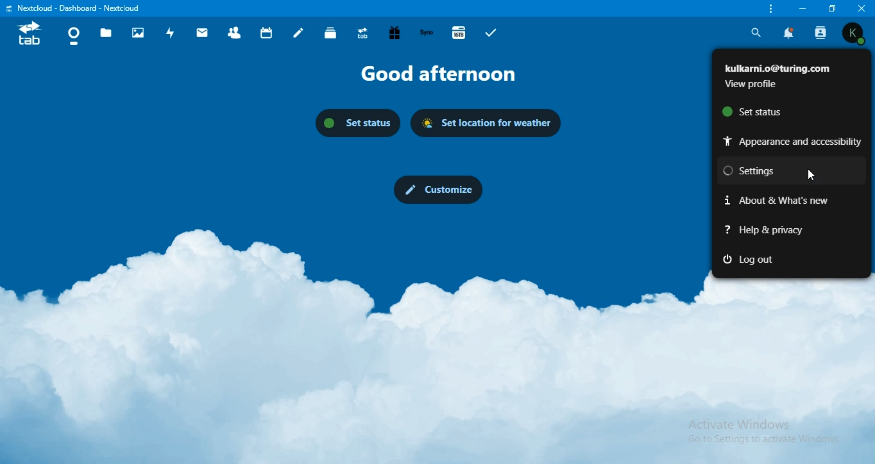 The width and height of the screenshot is (875, 464). Describe the element at coordinates (332, 33) in the screenshot. I see `deck` at that location.